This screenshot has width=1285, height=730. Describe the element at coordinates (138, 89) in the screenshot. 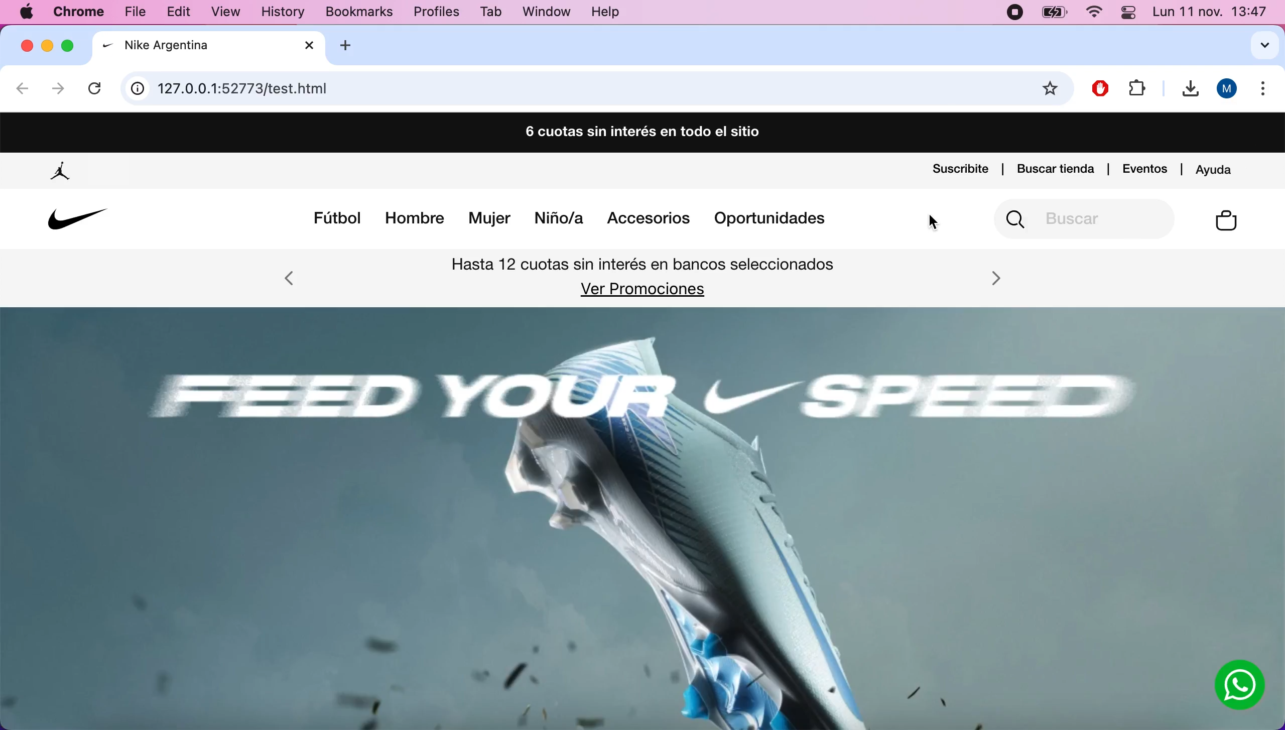

I see `information` at that location.